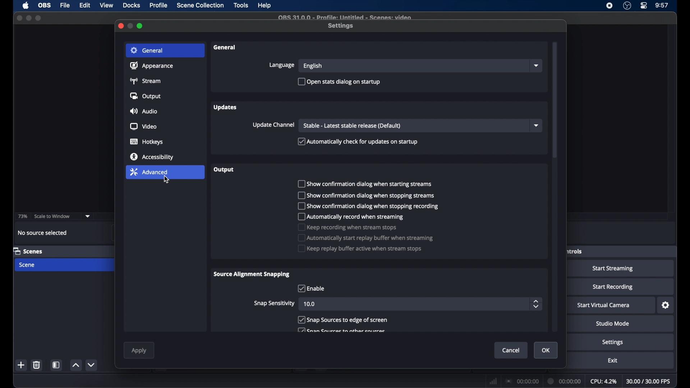 The width and height of the screenshot is (690, 388). Describe the element at coordinates (662, 5) in the screenshot. I see `time` at that location.